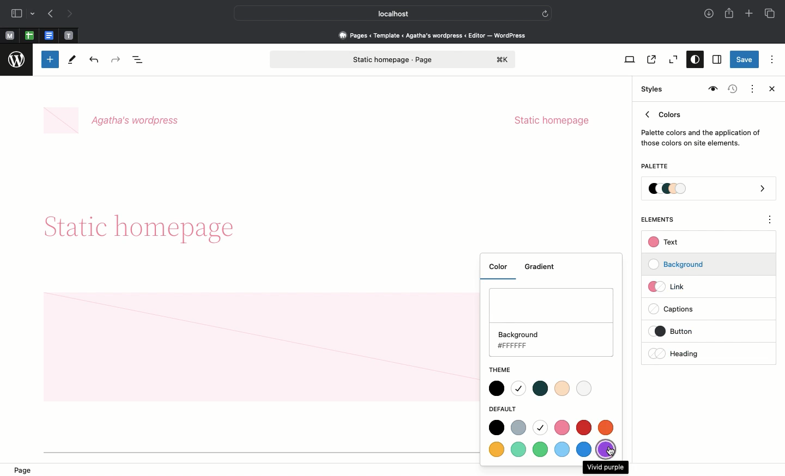 Image resolution: width=785 pixels, height=476 pixels. Describe the element at coordinates (770, 221) in the screenshot. I see `options` at that location.